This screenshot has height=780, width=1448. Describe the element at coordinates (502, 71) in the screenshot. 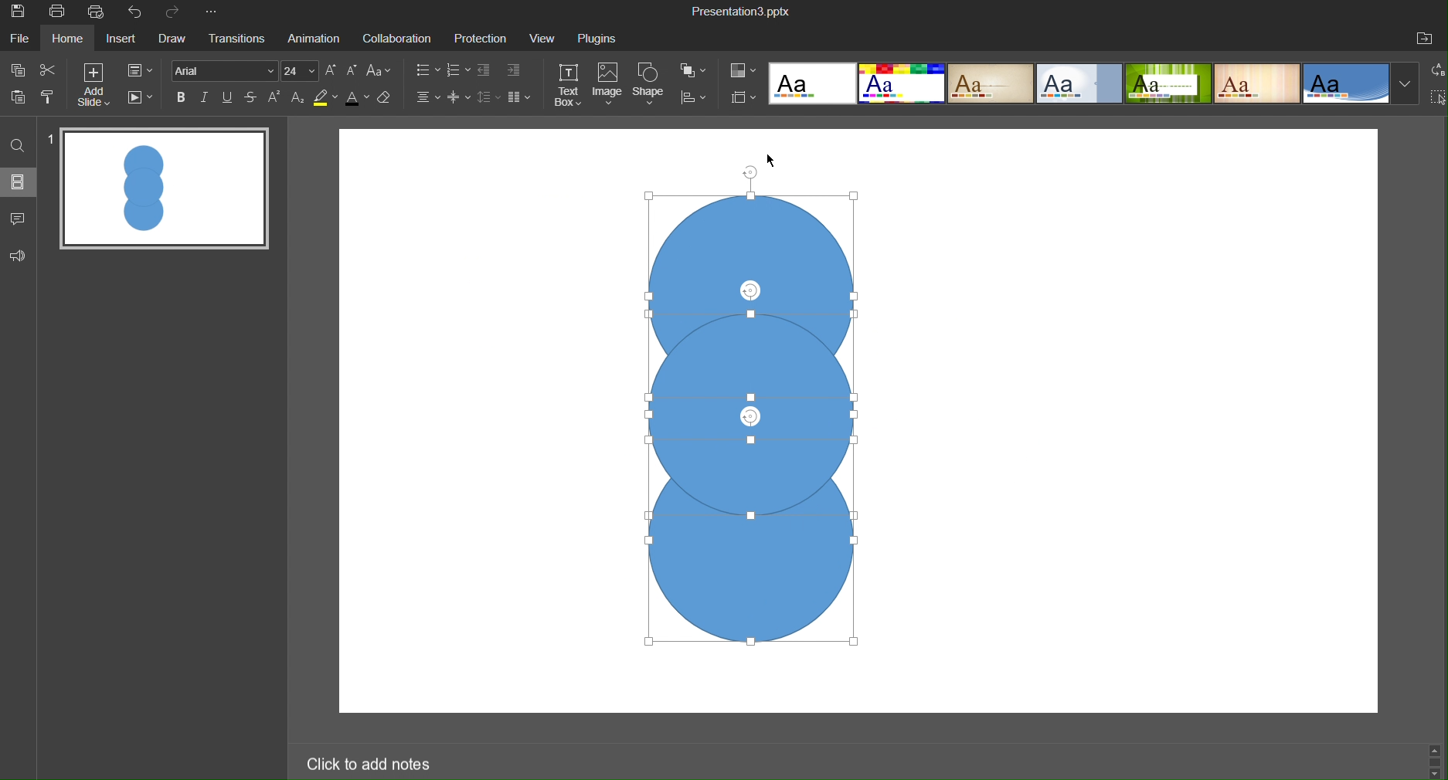

I see `Indents` at that location.